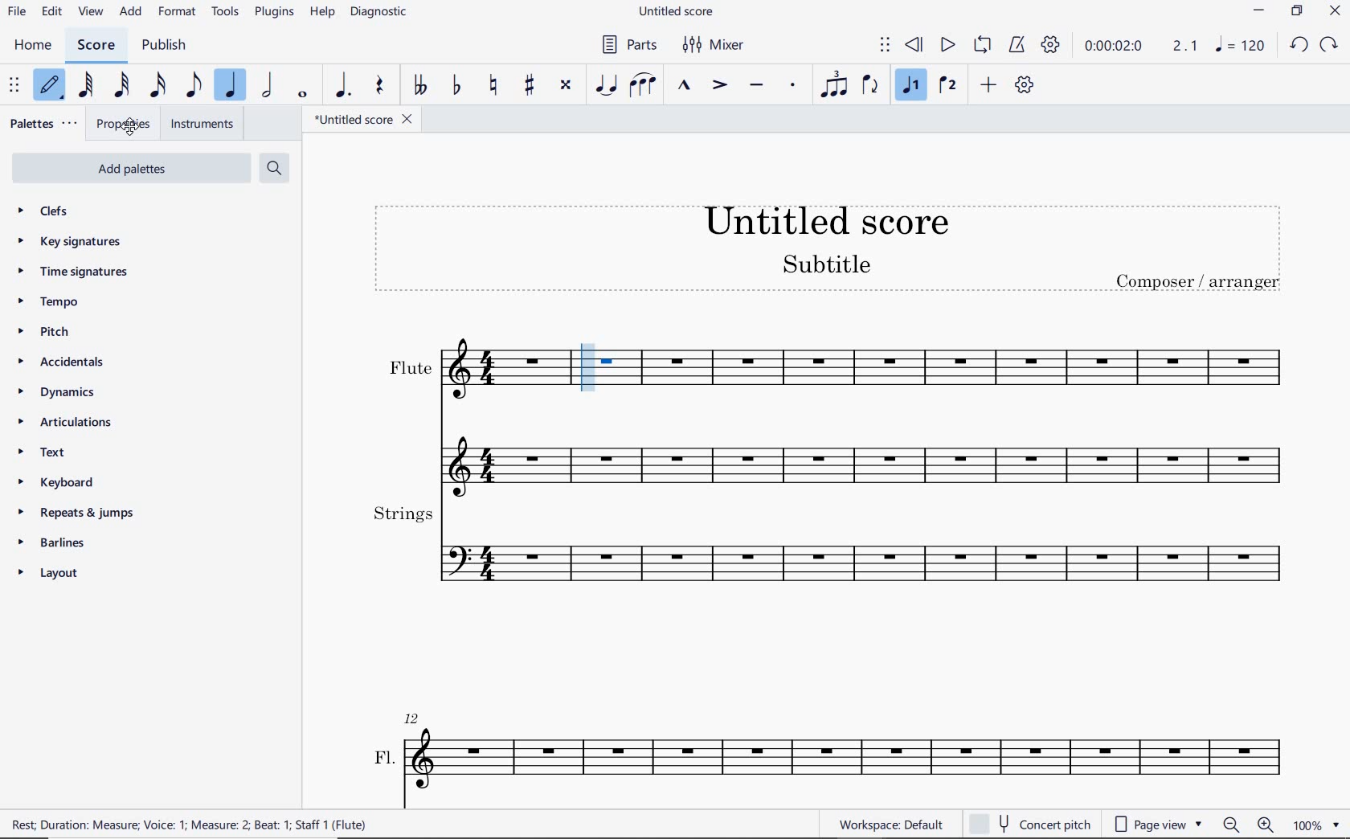  What do you see at coordinates (73, 513) in the screenshot?
I see `repeats & jumps` at bounding box center [73, 513].